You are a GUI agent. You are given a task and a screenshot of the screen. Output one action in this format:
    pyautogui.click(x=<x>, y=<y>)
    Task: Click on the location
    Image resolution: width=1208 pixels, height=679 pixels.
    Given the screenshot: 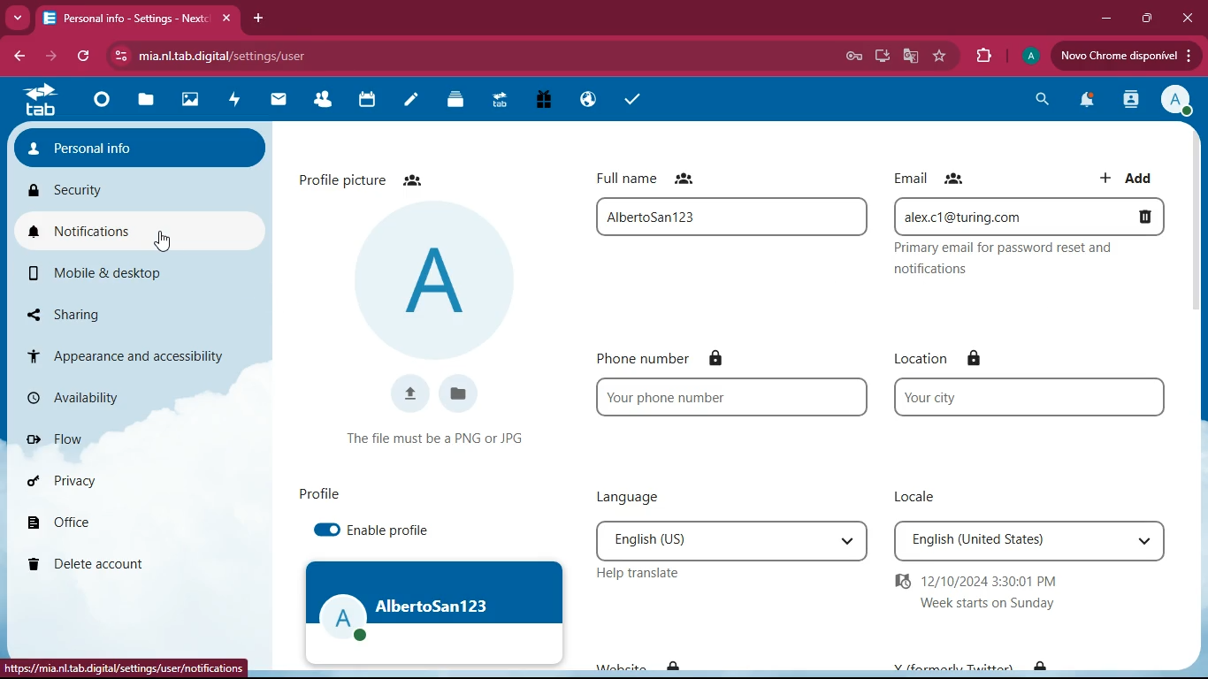 What is the action you would take?
    pyautogui.click(x=1029, y=397)
    